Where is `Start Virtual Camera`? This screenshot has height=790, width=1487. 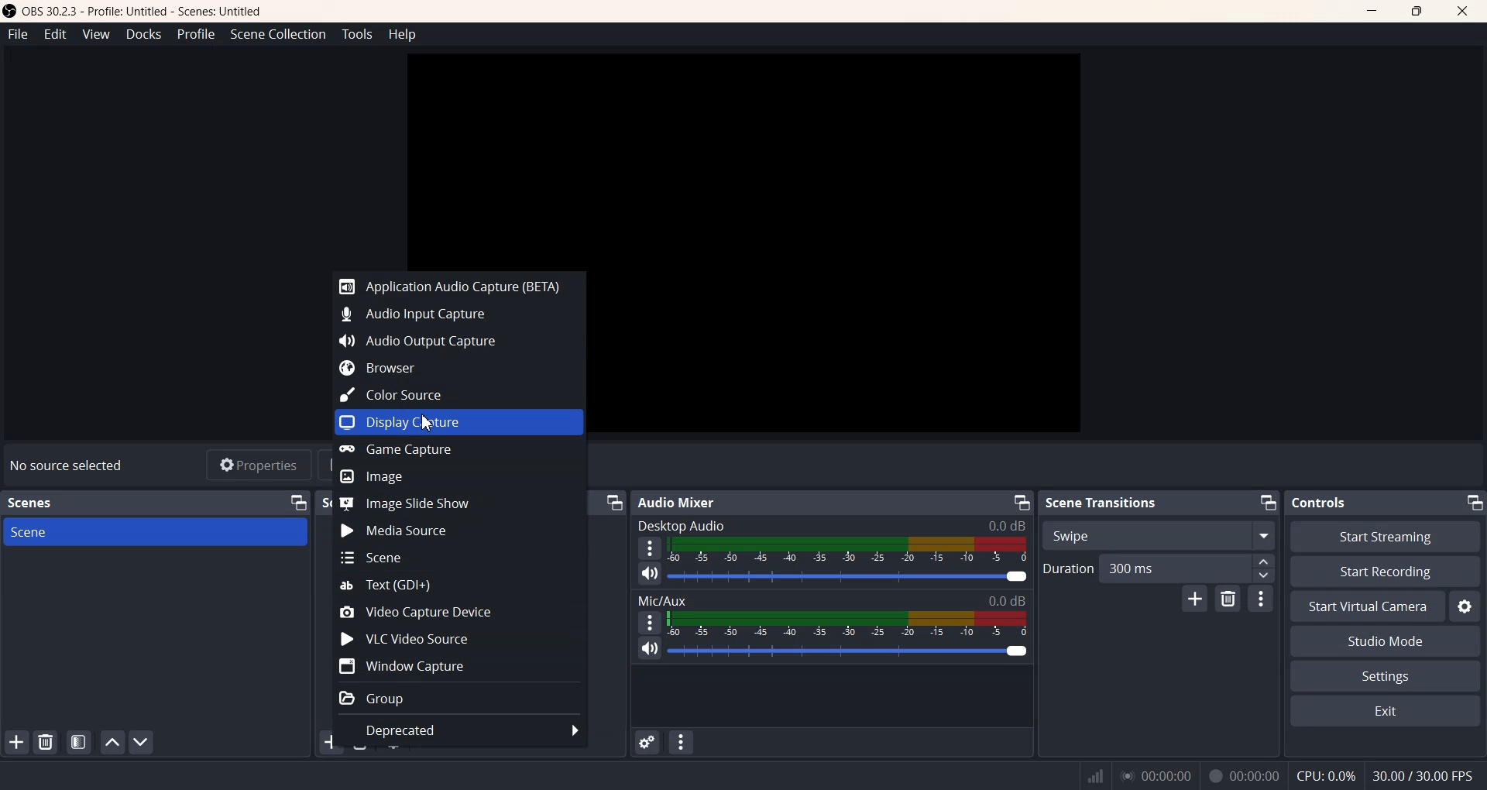 Start Virtual Camera is located at coordinates (1367, 606).